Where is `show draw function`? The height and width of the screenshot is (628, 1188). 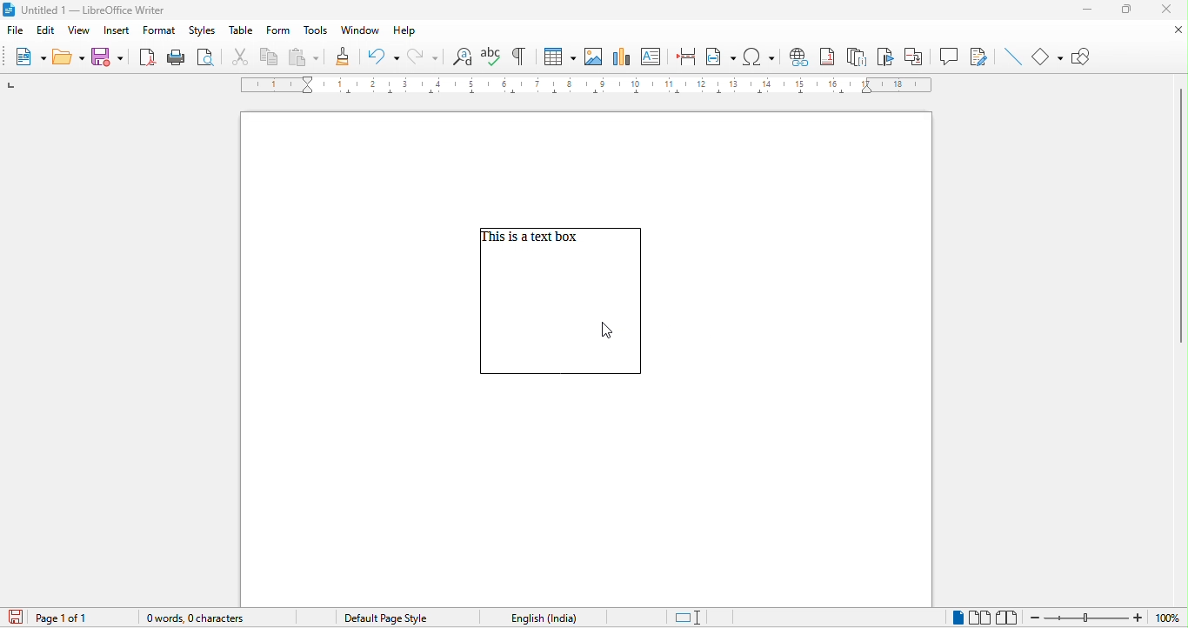
show draw function is located at coordinates (1083, 54).